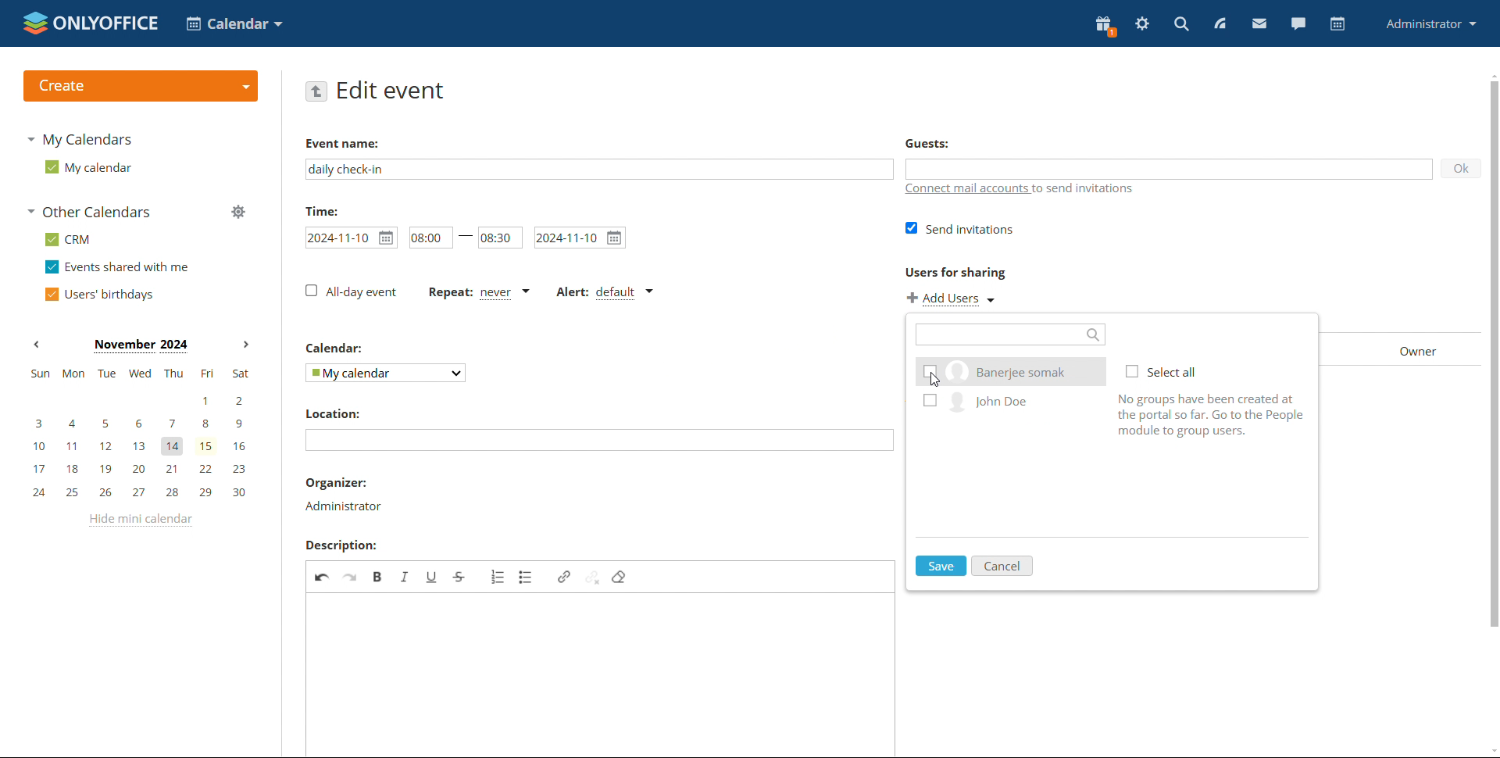 Image resolution: width=1500 pixels, height=758 pixels. Describe the element at coordinates (593, 575) in the screenshot. I see `unlink` at that location.